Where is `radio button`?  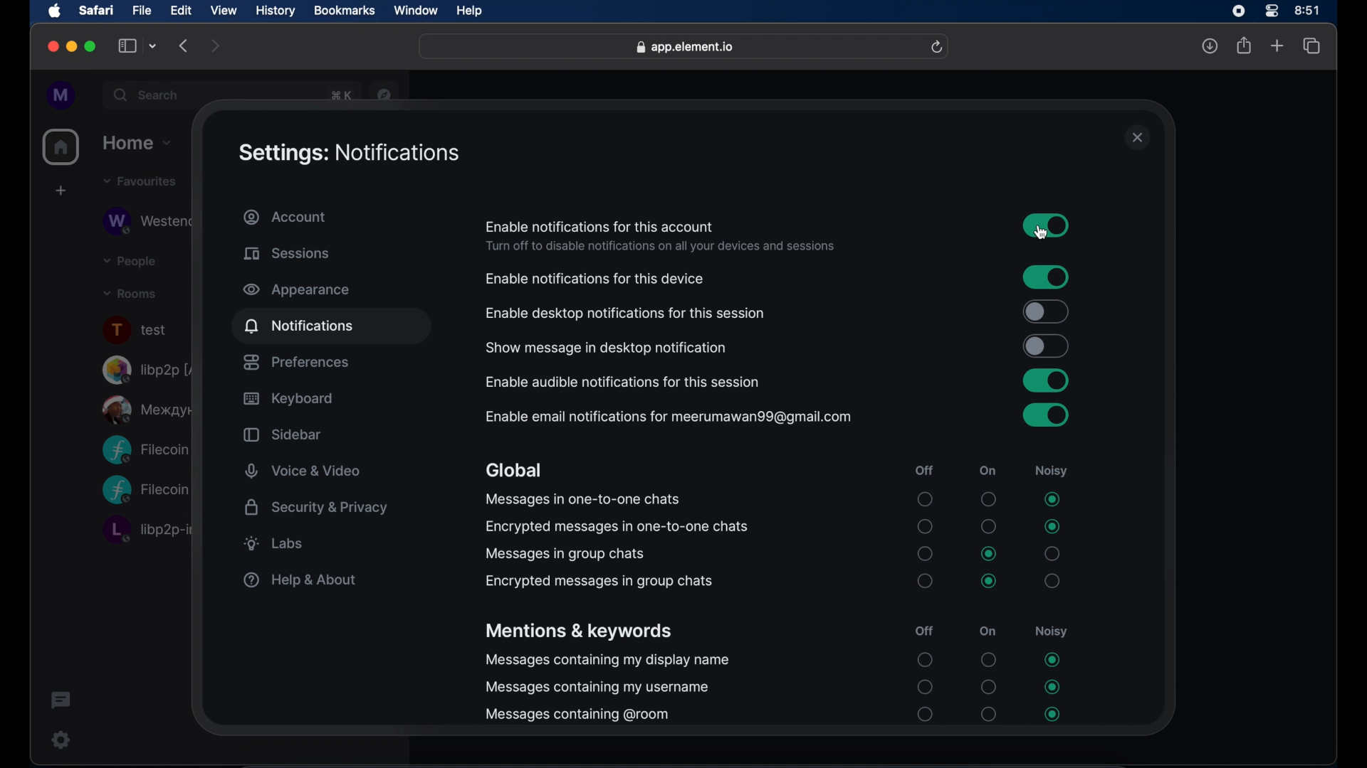 radio button is located at coordinates (988, 527).